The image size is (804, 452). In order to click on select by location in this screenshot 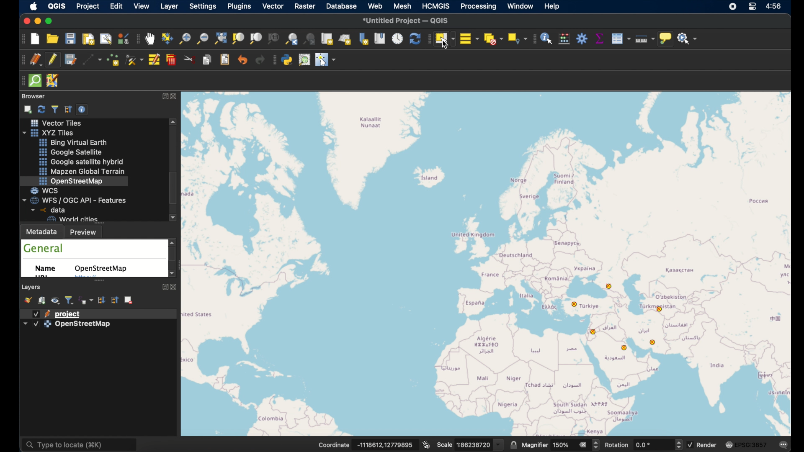, I will do `click(516, 39)`.